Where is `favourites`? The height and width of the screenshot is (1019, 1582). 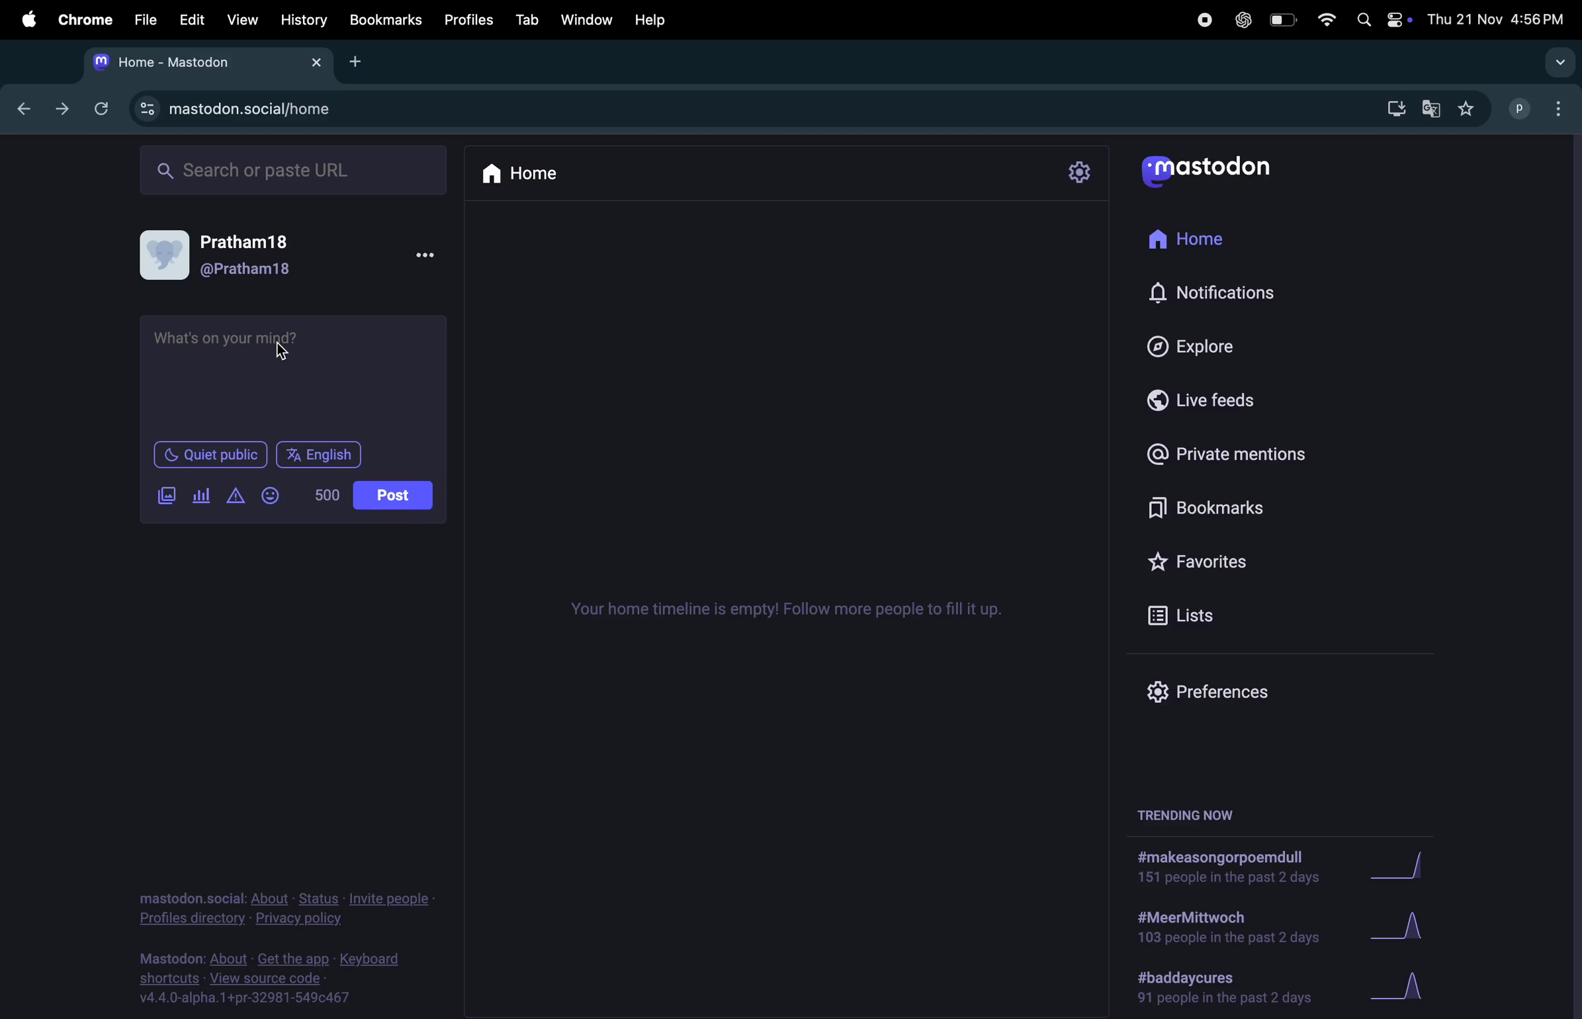 favourites is located at coordinates (1209, 565).